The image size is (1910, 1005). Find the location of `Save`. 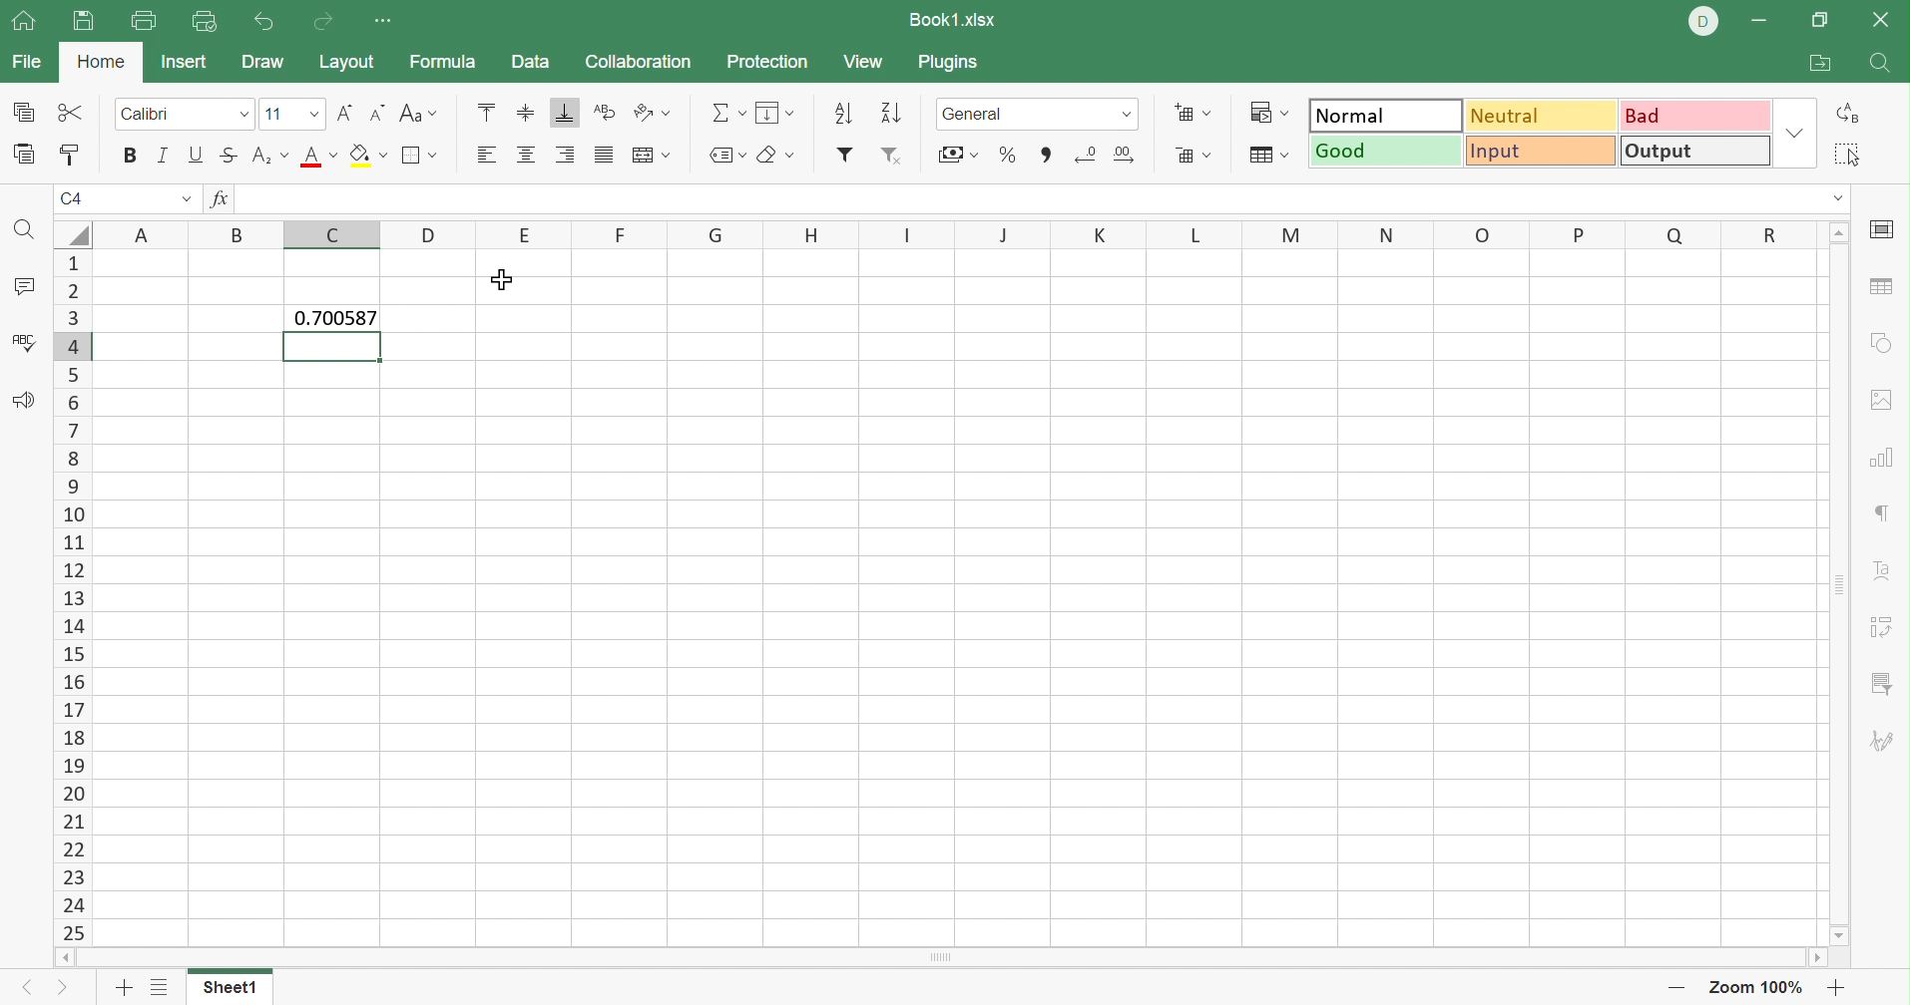

Save is located at coordinates (83, 22).